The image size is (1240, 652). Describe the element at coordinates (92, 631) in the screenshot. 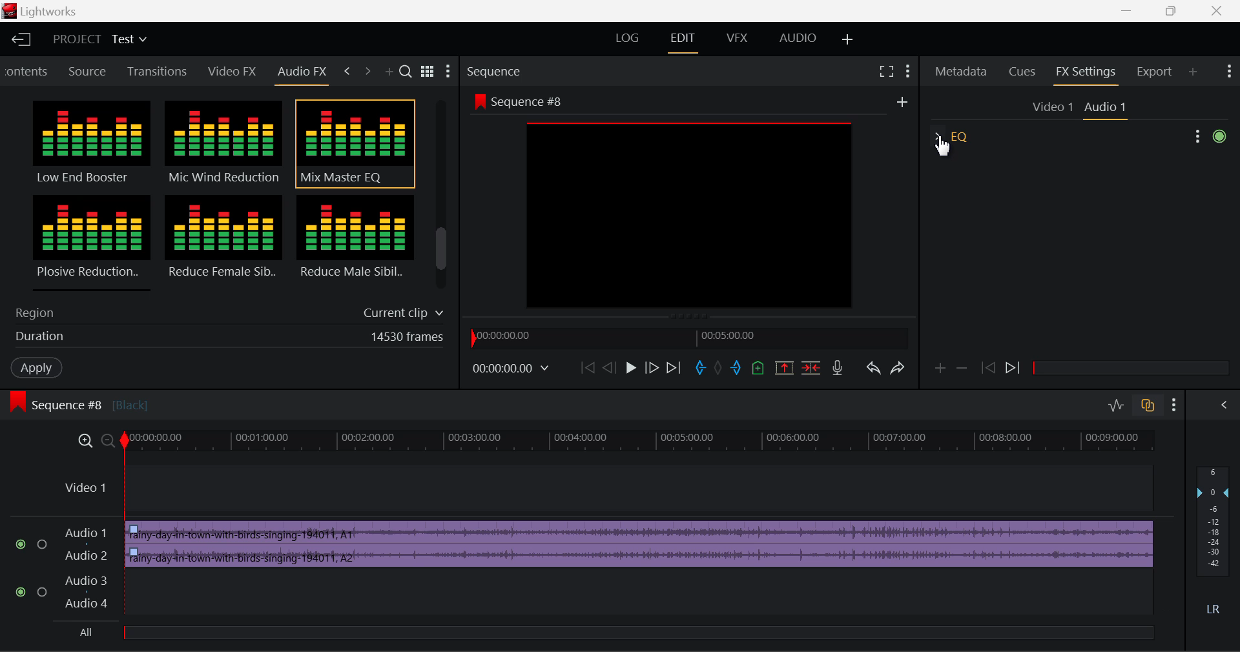

I see `All` at that location.